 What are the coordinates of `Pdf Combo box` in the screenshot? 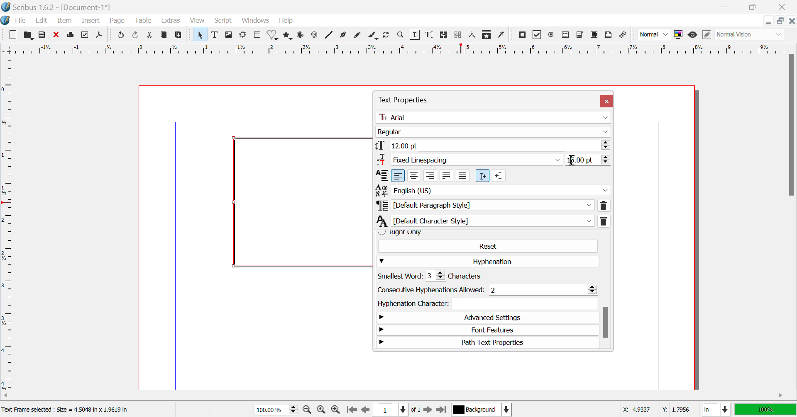 It's located at (580, 36).